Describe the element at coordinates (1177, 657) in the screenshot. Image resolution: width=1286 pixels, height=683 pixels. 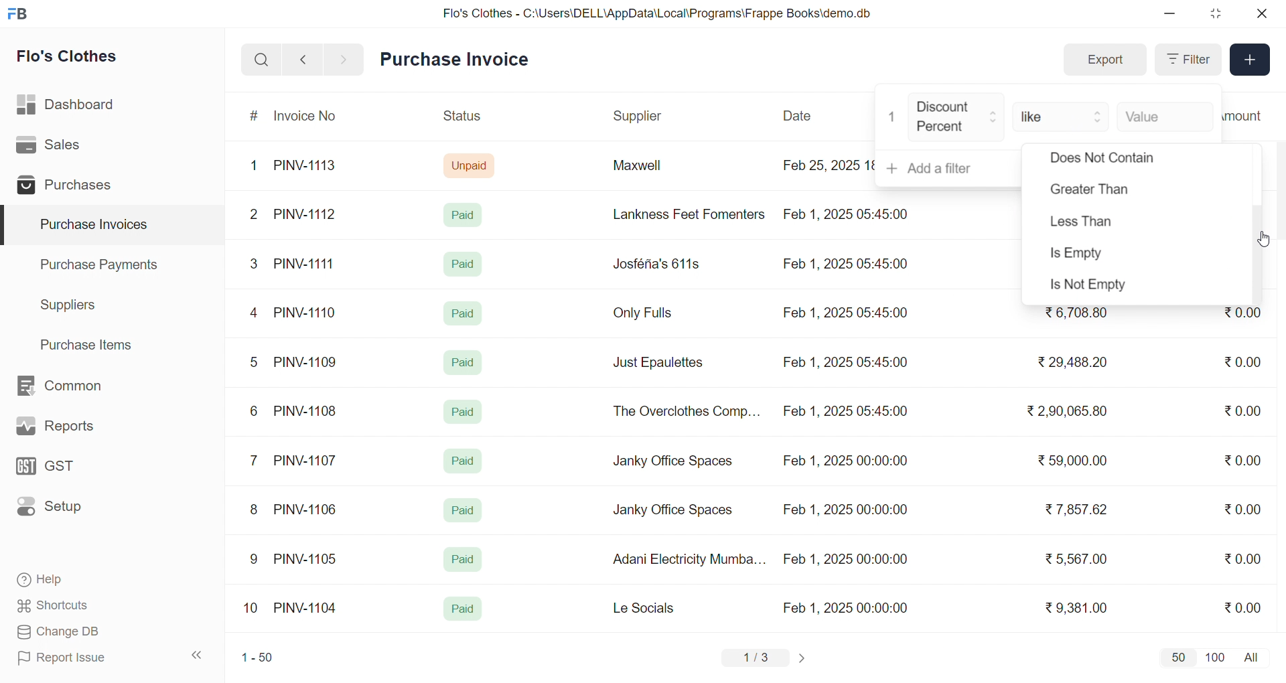
I see `50` at that location.